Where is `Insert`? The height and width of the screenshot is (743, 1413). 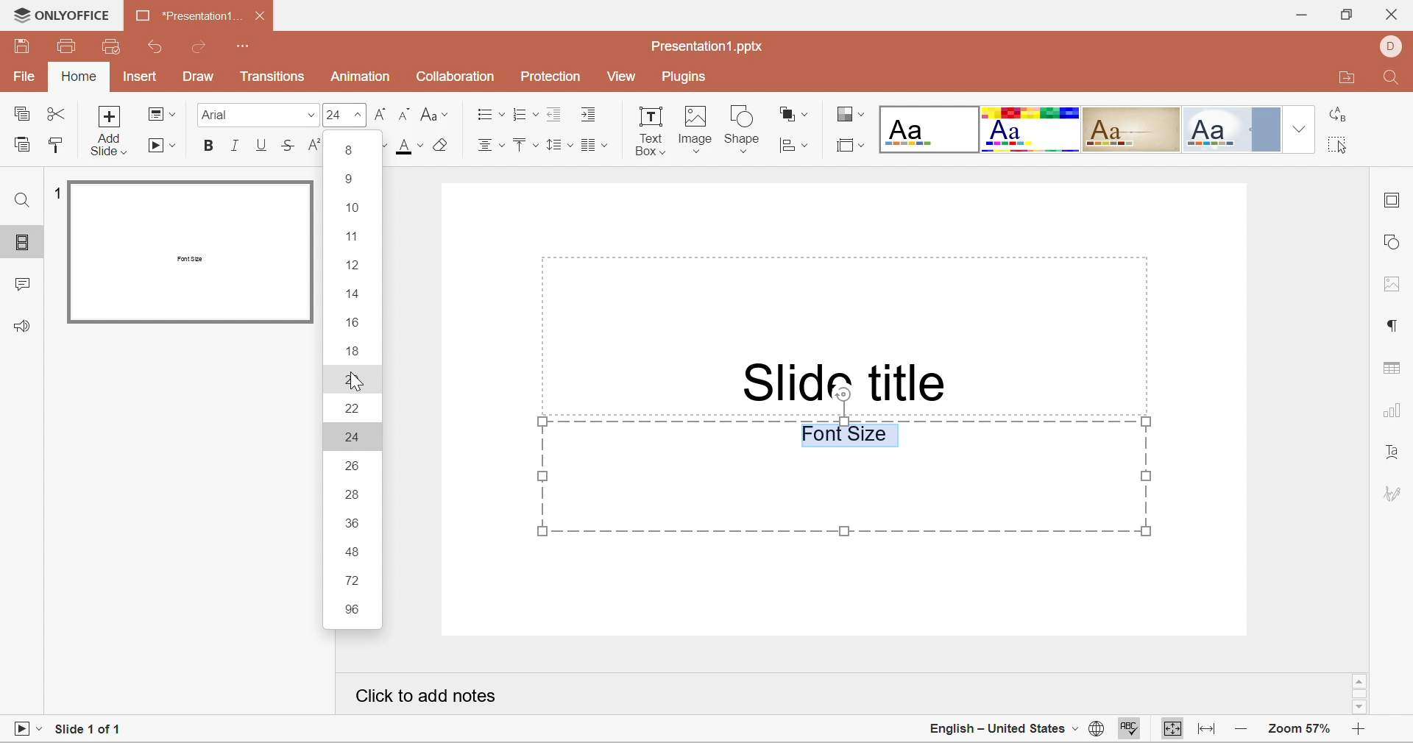 Insert is located at coordinates (141, 77).